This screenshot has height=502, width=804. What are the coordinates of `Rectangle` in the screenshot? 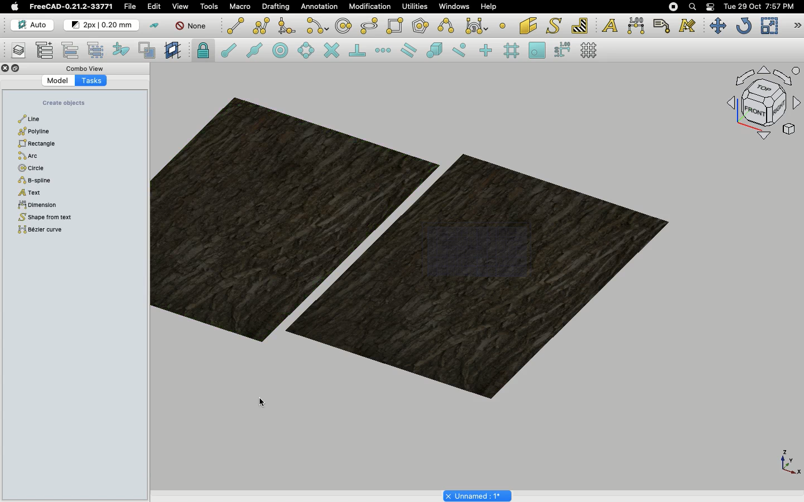 It's located at (397, 26).